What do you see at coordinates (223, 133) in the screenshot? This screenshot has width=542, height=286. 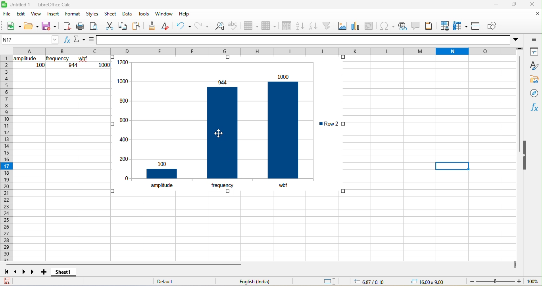 I see `cursor` at bounding box center [223, 133].